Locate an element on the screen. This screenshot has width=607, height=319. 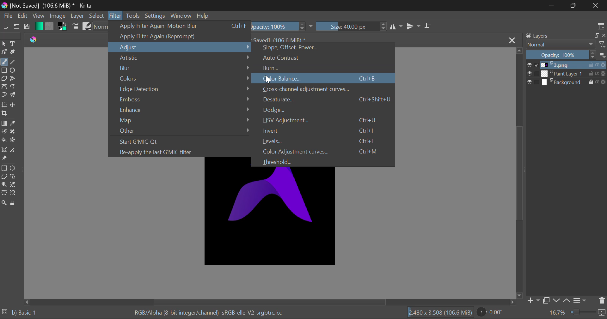
Horizontal Mirror Flip is located at coordinates (414, 26).